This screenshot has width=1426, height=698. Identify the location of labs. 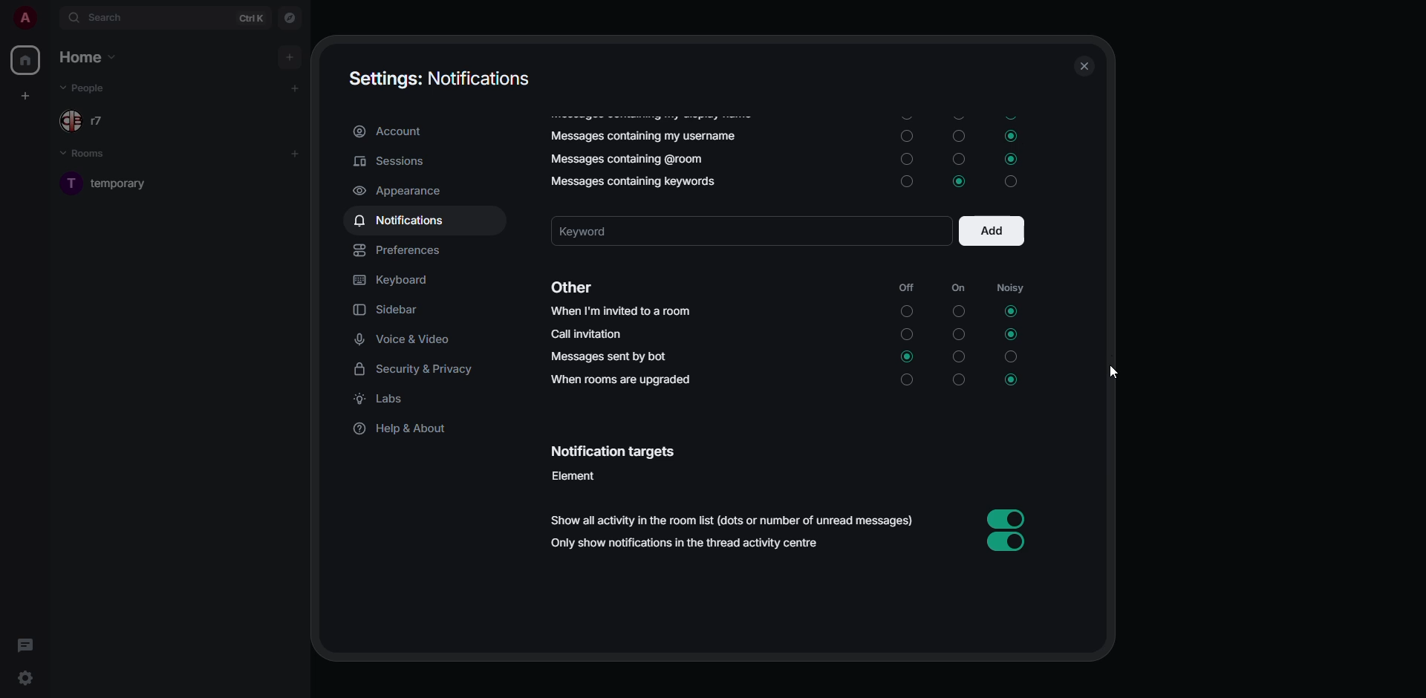
(385, 400).